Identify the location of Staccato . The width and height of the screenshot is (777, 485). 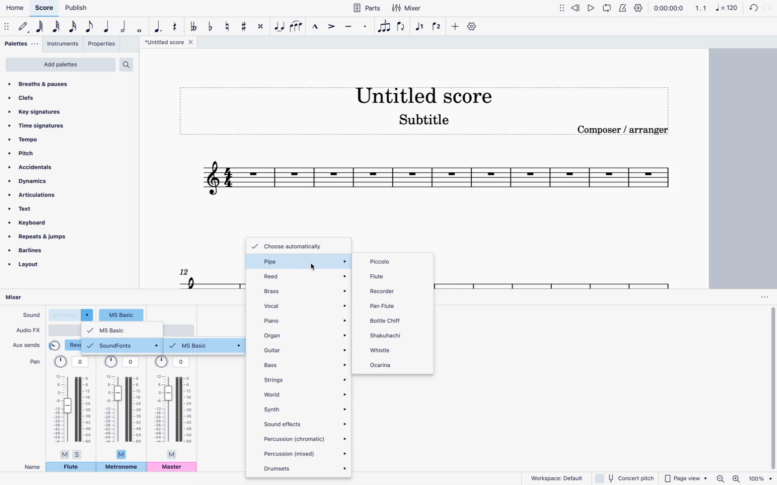
(366, 25).